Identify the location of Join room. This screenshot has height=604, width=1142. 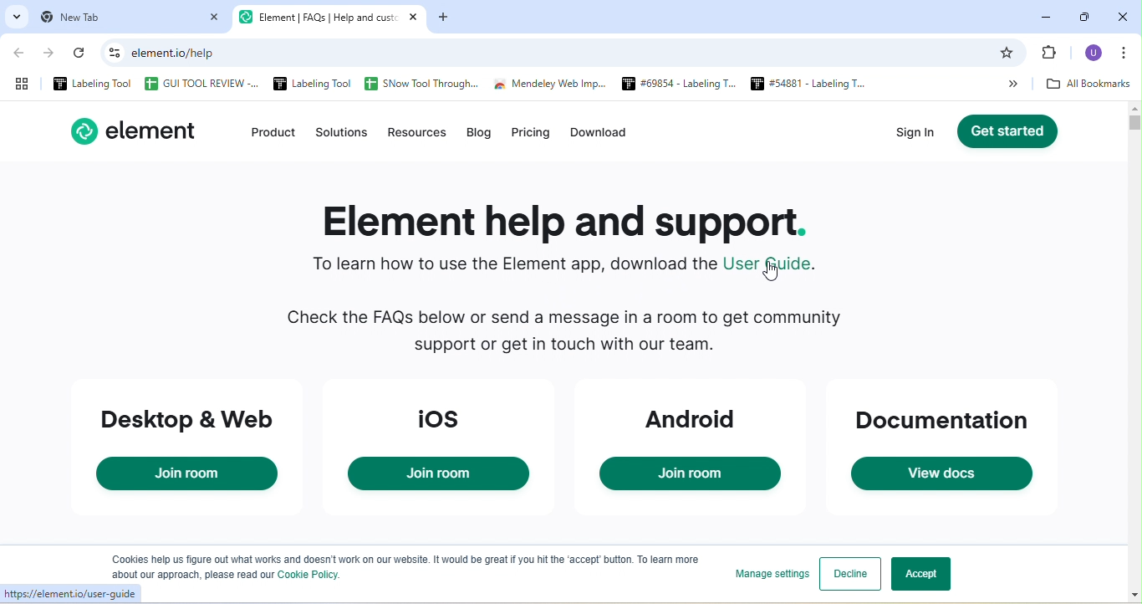
(176, 474).